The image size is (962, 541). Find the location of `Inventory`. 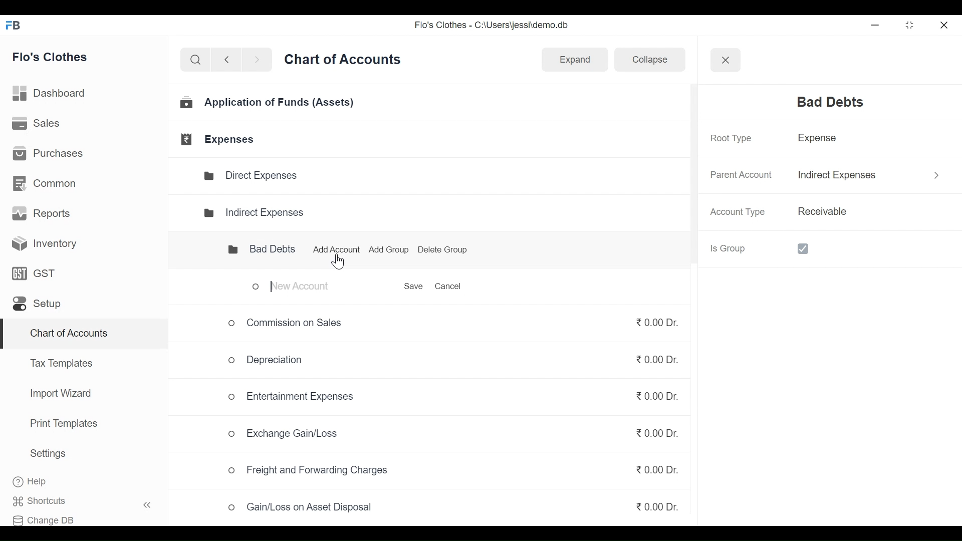

Inventory is located at coordinates (41, 243).